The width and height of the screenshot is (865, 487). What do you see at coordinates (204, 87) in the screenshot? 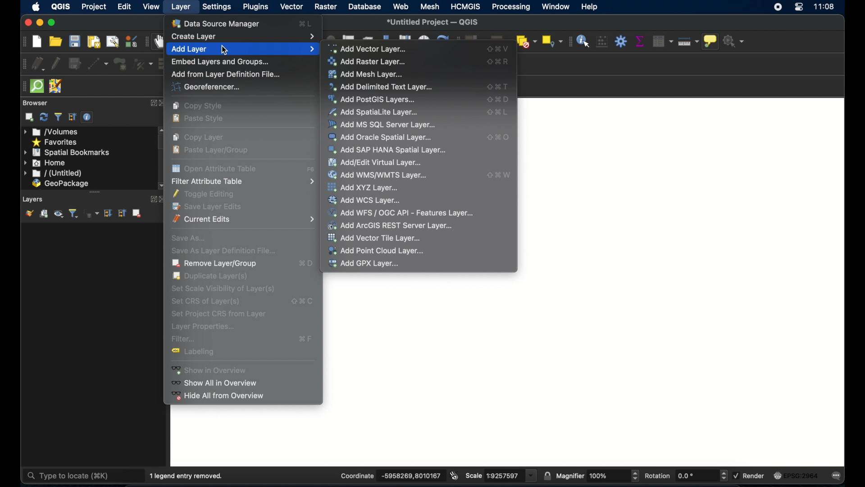
I see `georeferencer` at bounding box center [204, 87].